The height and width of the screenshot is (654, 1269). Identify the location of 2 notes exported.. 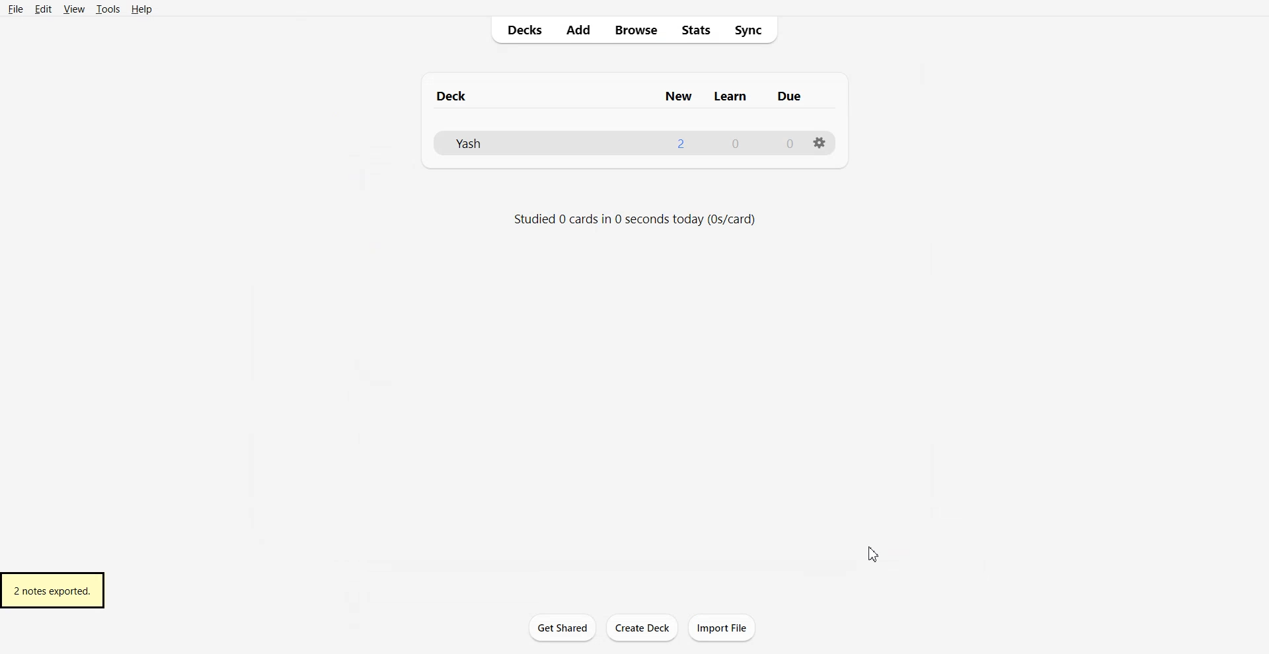
(54, 591).